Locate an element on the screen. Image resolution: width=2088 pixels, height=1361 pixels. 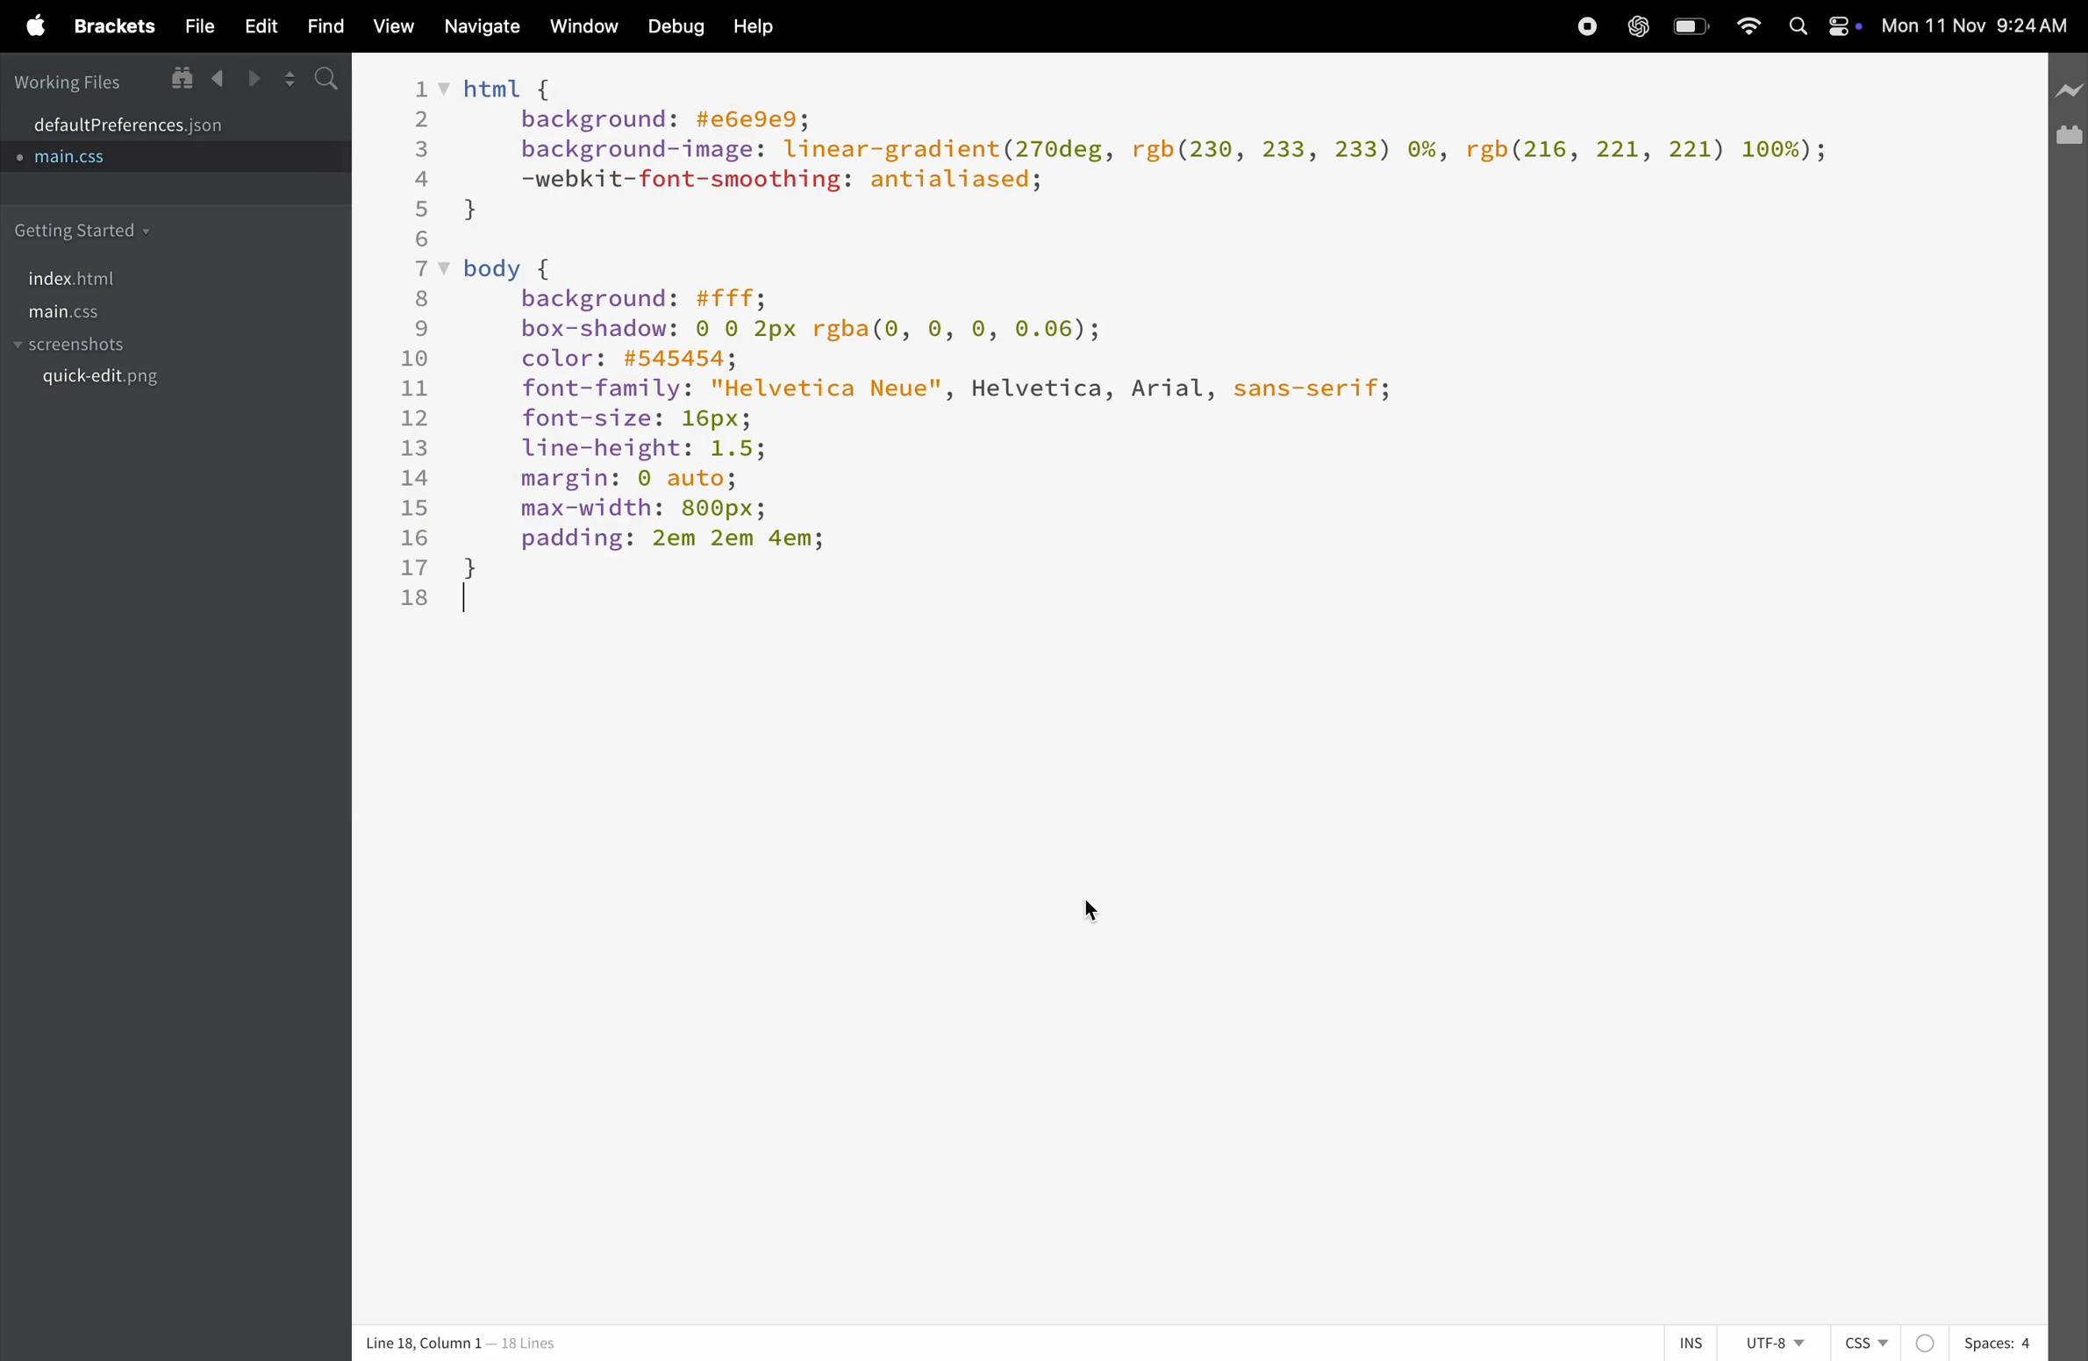
edit is located at coordinates (254, 25).